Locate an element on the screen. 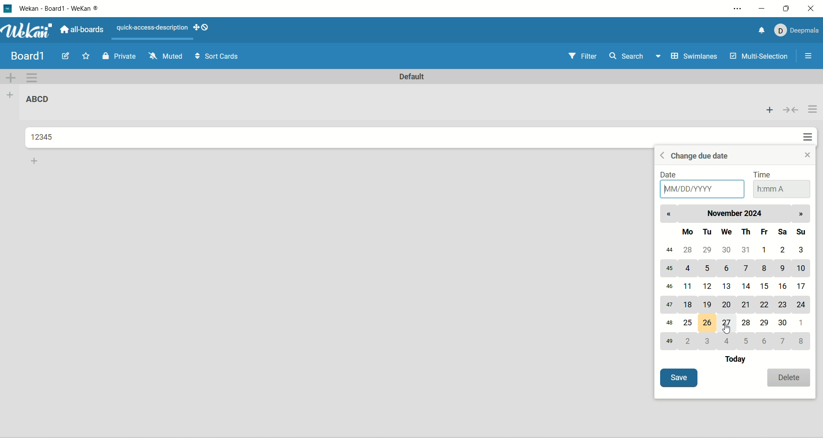 The width and height of the screenshot is (823, 438). logo is located at coordinates (10, 9).